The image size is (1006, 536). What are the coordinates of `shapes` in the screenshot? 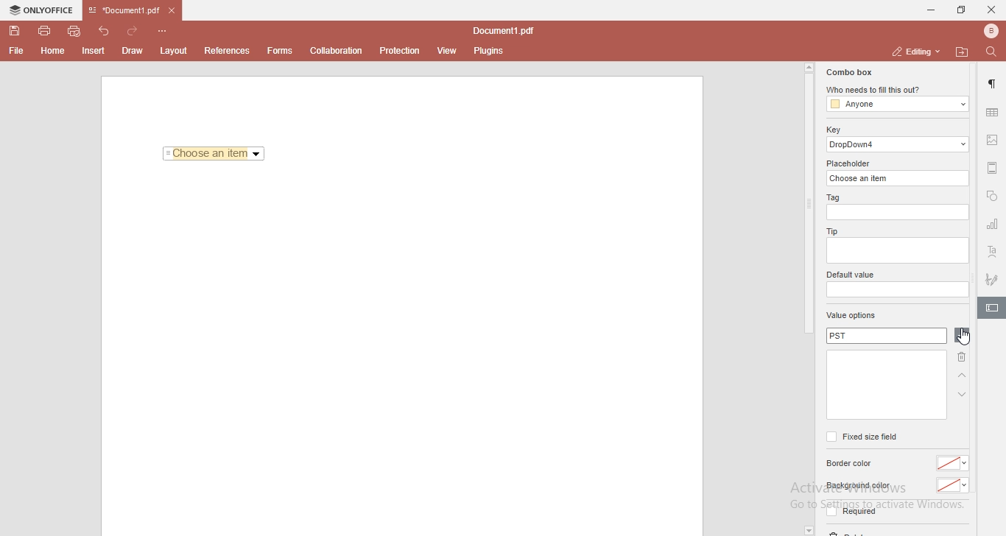 It's located at (992, 197).